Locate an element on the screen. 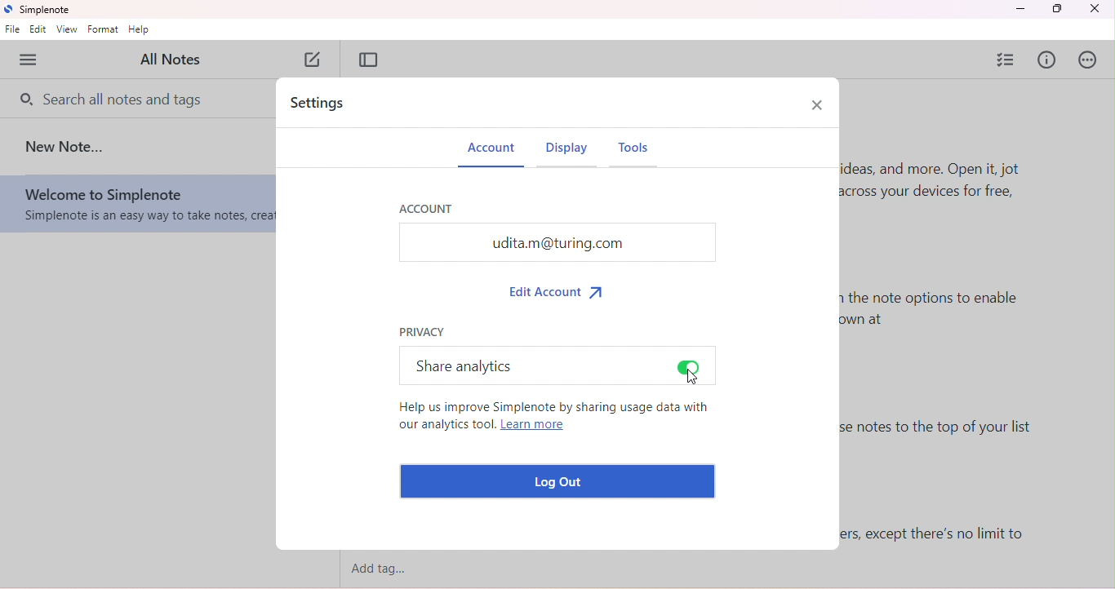  menu is located at coordinates (30, 60).